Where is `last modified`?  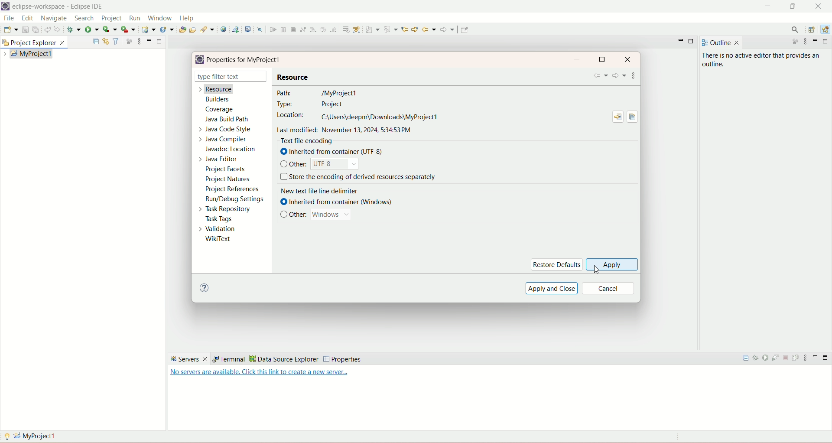
last modified is located at coordinates (347, 130).